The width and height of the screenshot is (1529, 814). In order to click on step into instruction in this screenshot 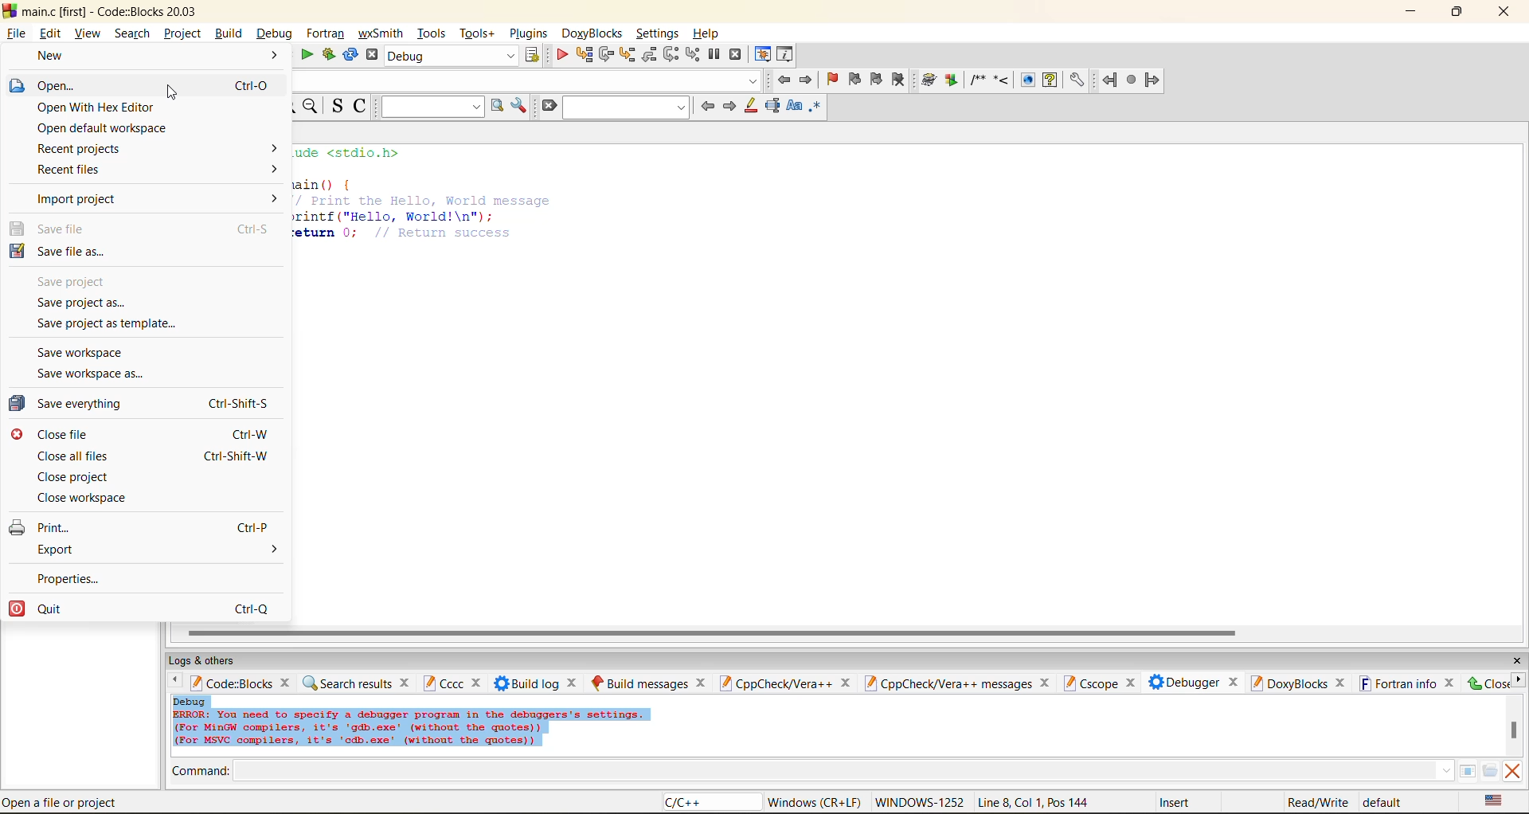, I will do `click(692, 55)`.